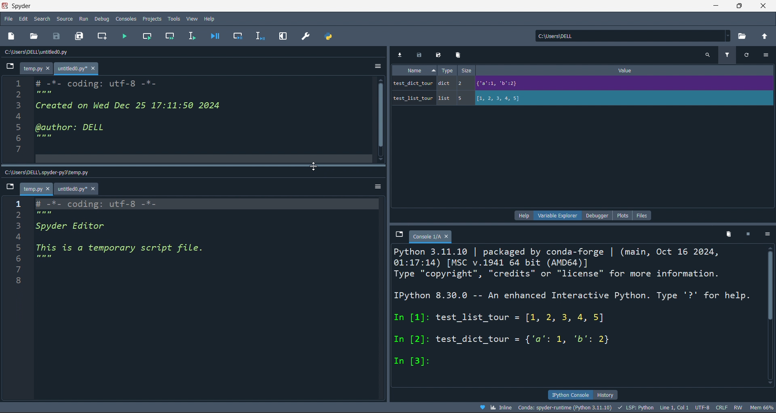  I want to click on source, so click(62, 19).